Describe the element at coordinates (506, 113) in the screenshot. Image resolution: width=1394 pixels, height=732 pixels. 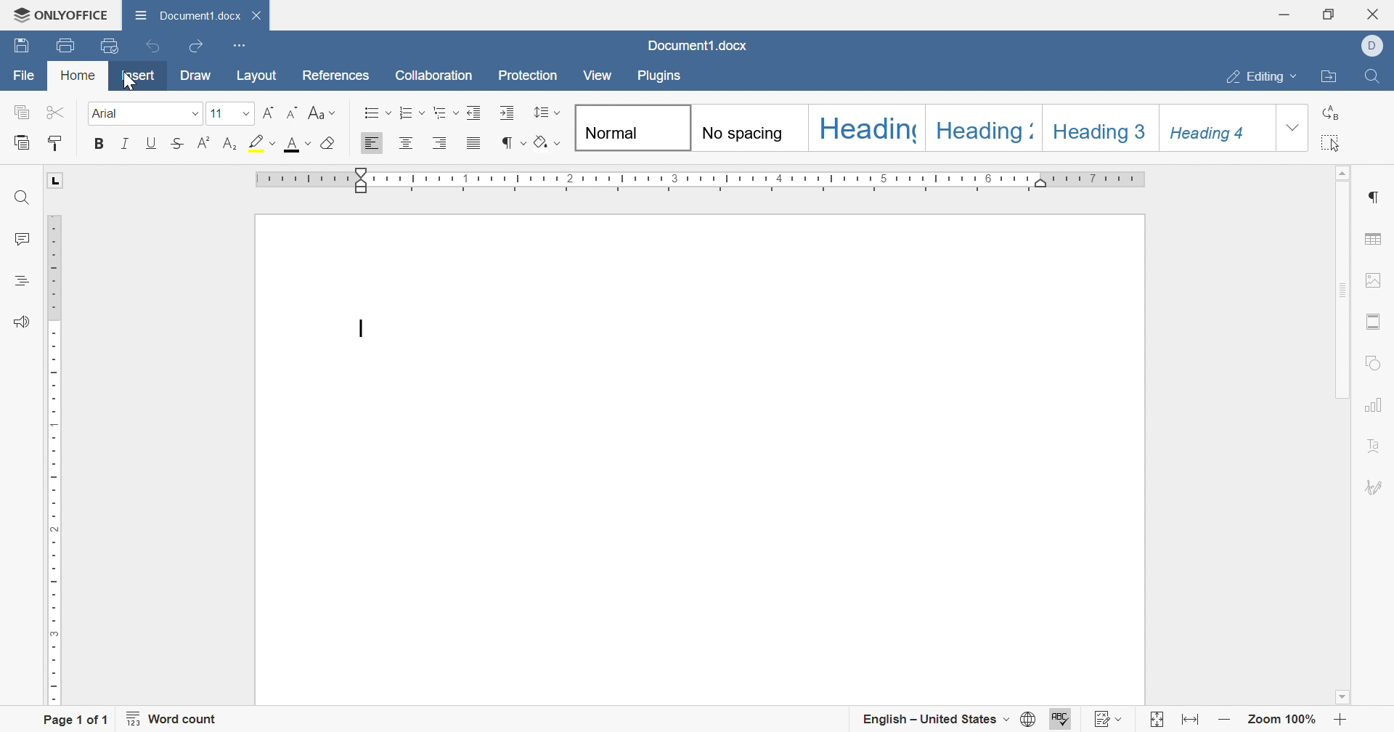
I see `Increase indect` at that location.